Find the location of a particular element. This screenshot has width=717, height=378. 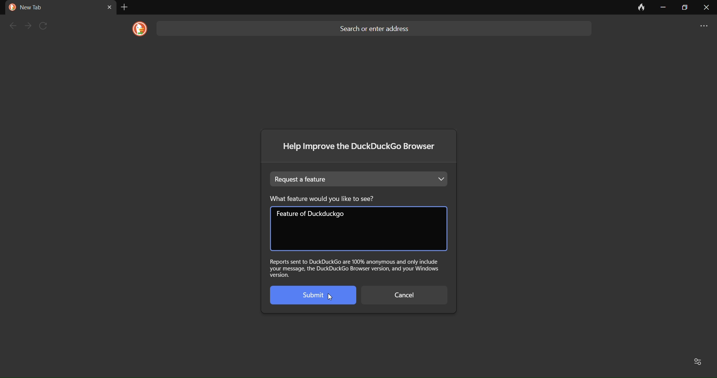

Request a feature is located at coordinates (360, 179).